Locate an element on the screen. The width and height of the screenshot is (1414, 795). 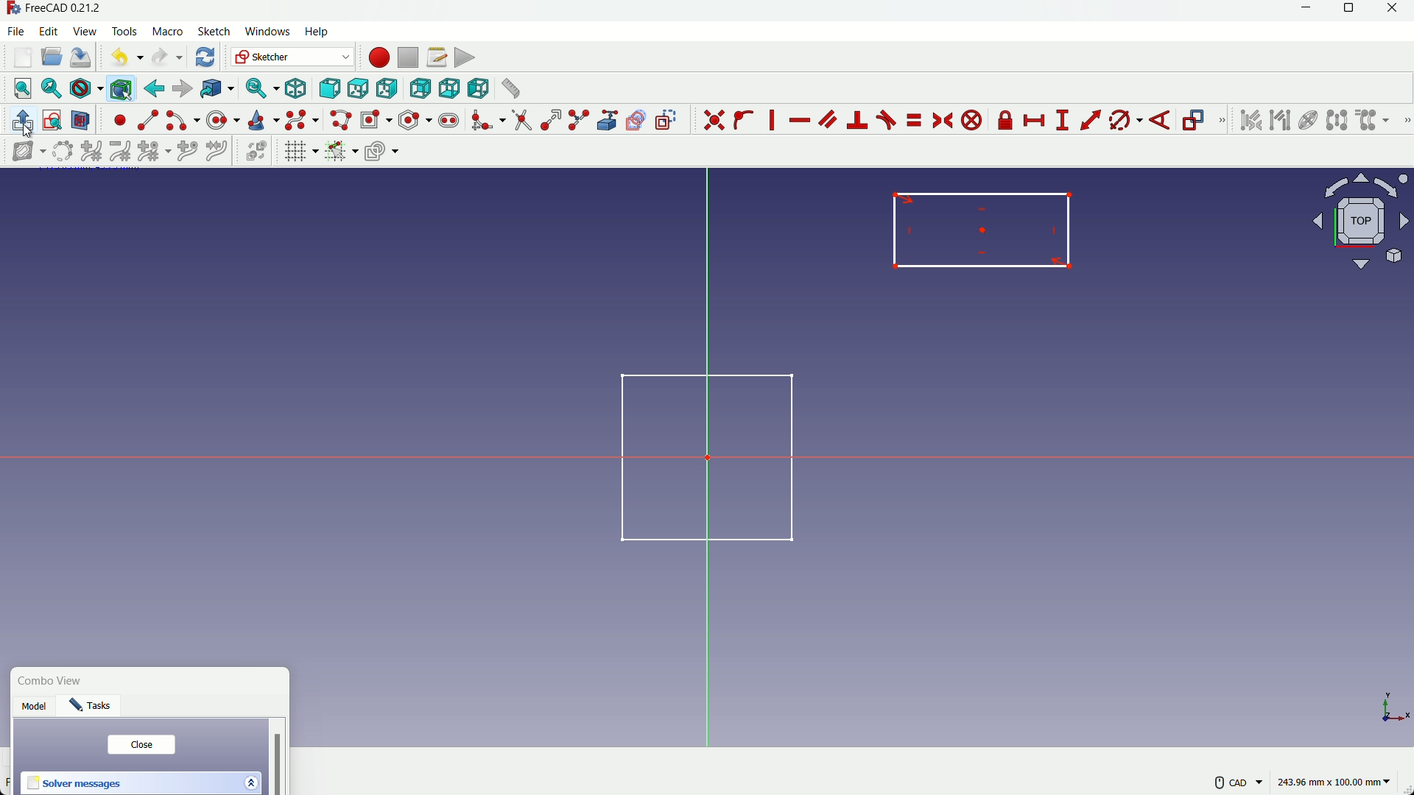
constraint tangent is located at coordinates (887, 120).